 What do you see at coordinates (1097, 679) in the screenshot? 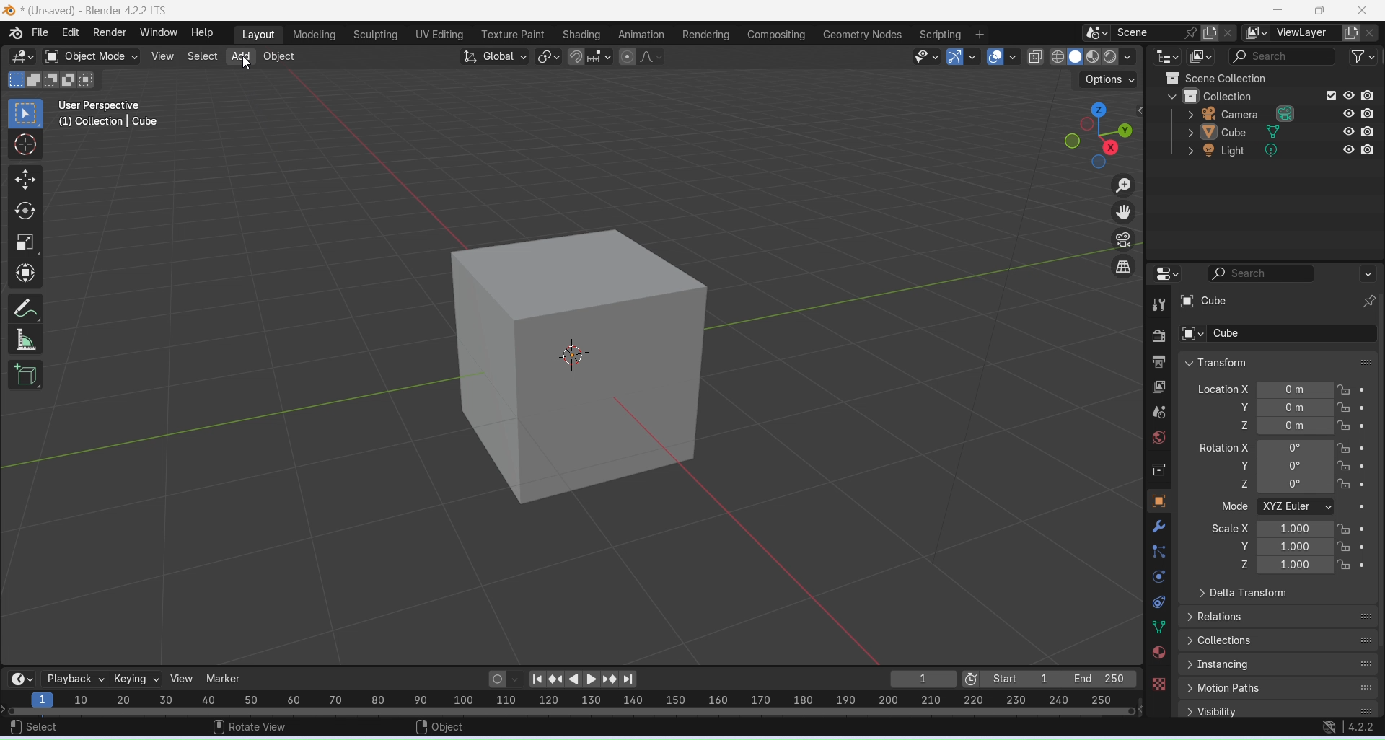
I see `End 250` at bounding box center [1097, 679].